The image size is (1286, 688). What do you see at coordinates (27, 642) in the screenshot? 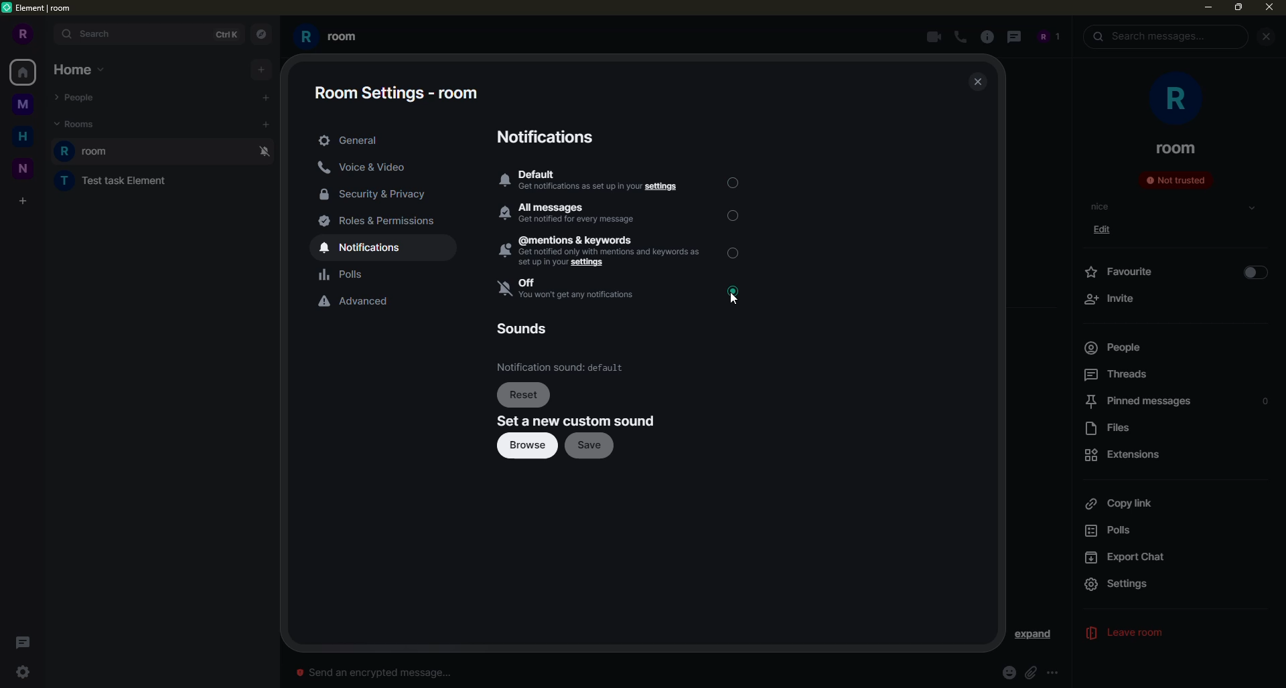
I see `threads` at bounding box center [27, 642].